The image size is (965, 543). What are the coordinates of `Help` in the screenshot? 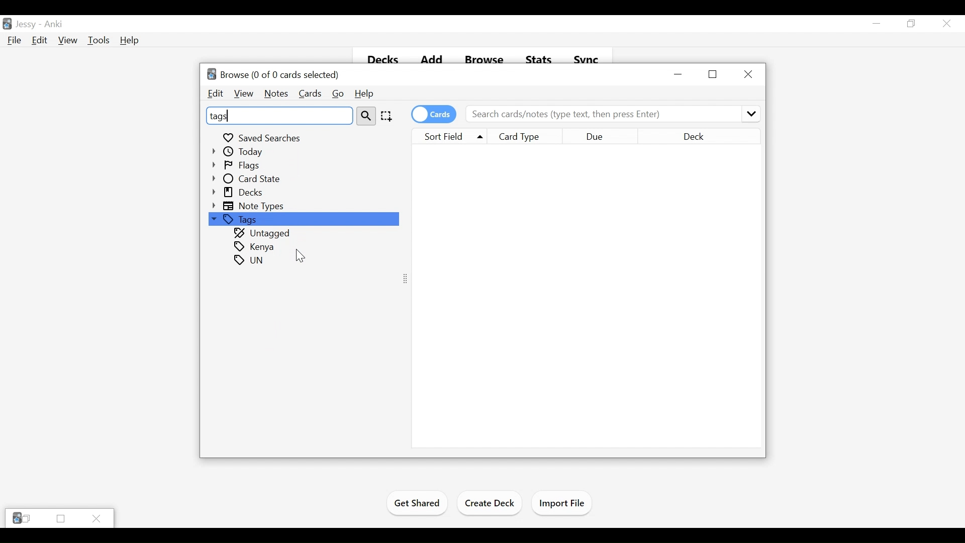 It's located at (130, 41).